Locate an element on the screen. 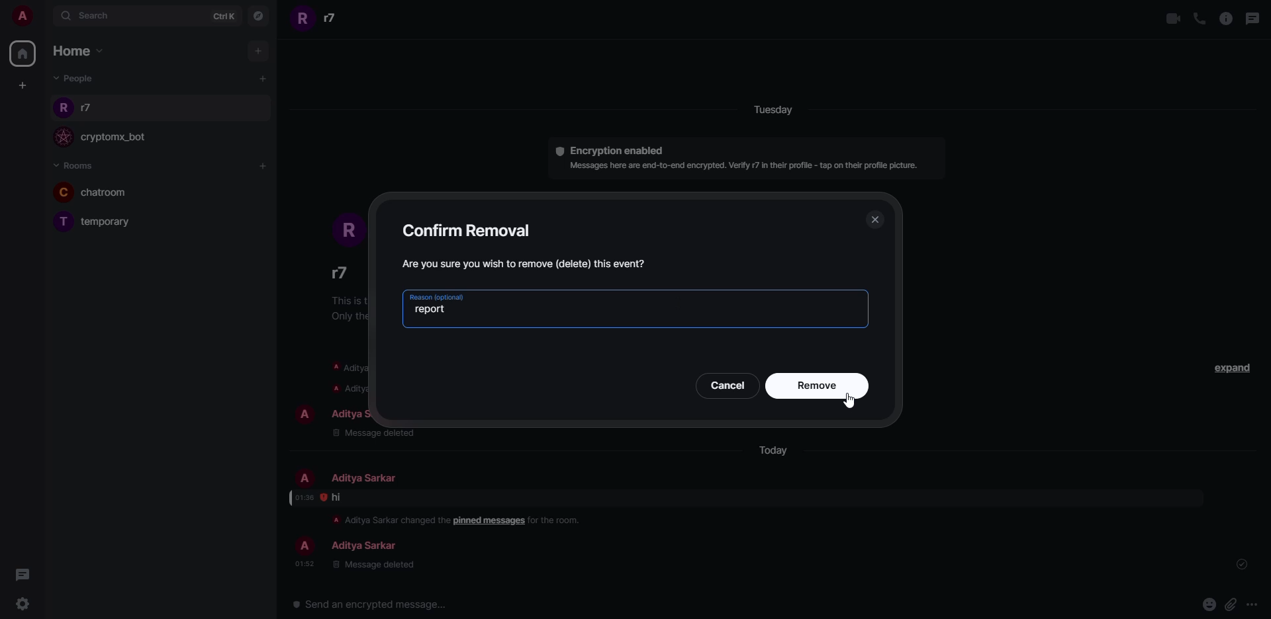  more is located at coordinates (1252, 605).